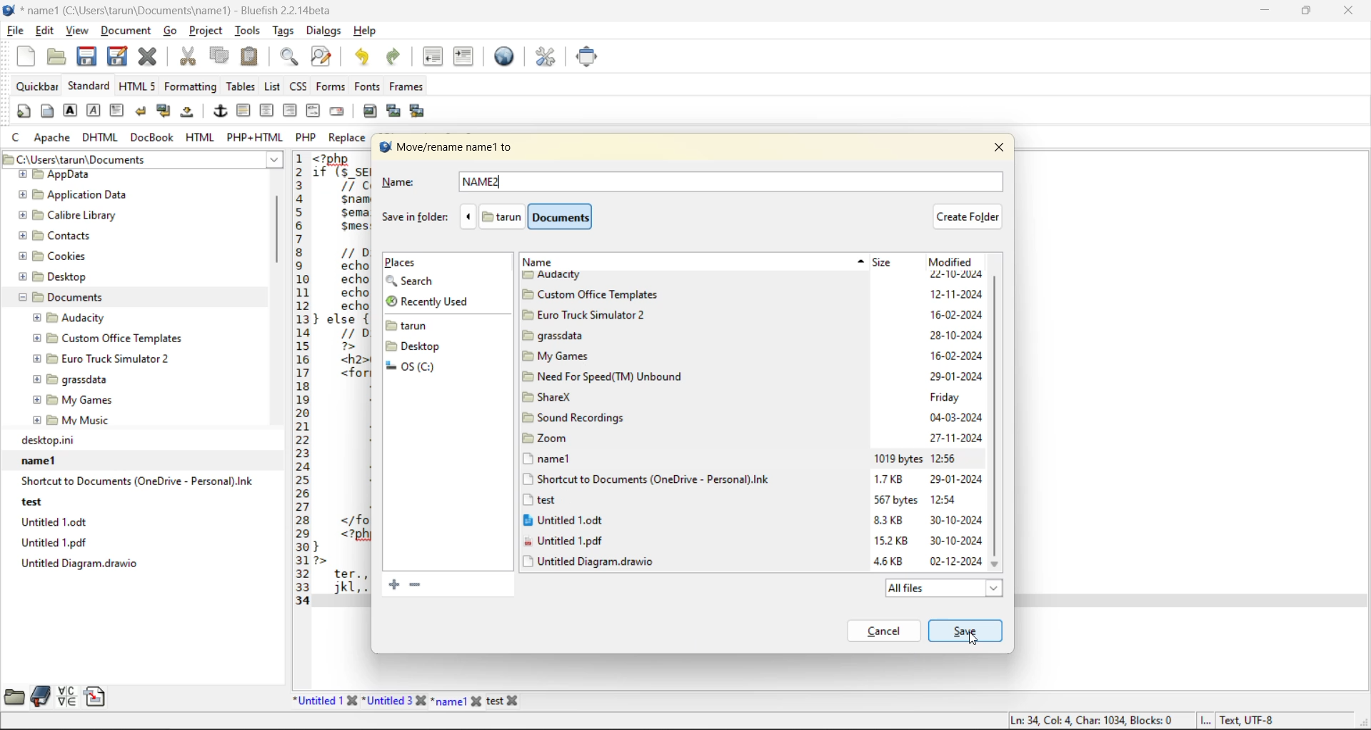  Describe the element at coordinates (240, 86) in the screenshot. I see `tables` at that location.